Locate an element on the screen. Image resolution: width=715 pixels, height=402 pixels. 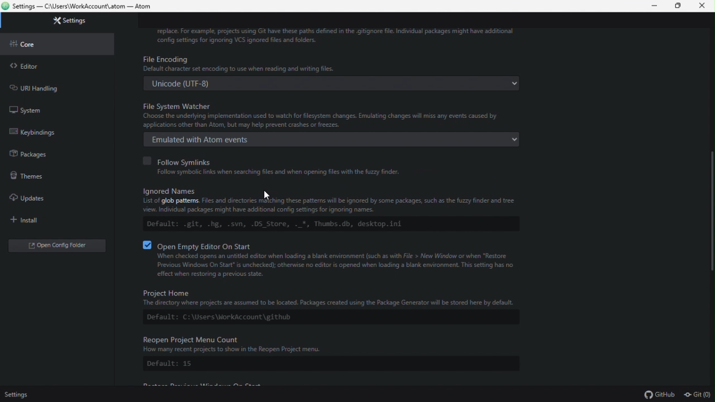
File Encoding Default character set encoding to use when reading and writing files. is located at coordinates (331, 63).